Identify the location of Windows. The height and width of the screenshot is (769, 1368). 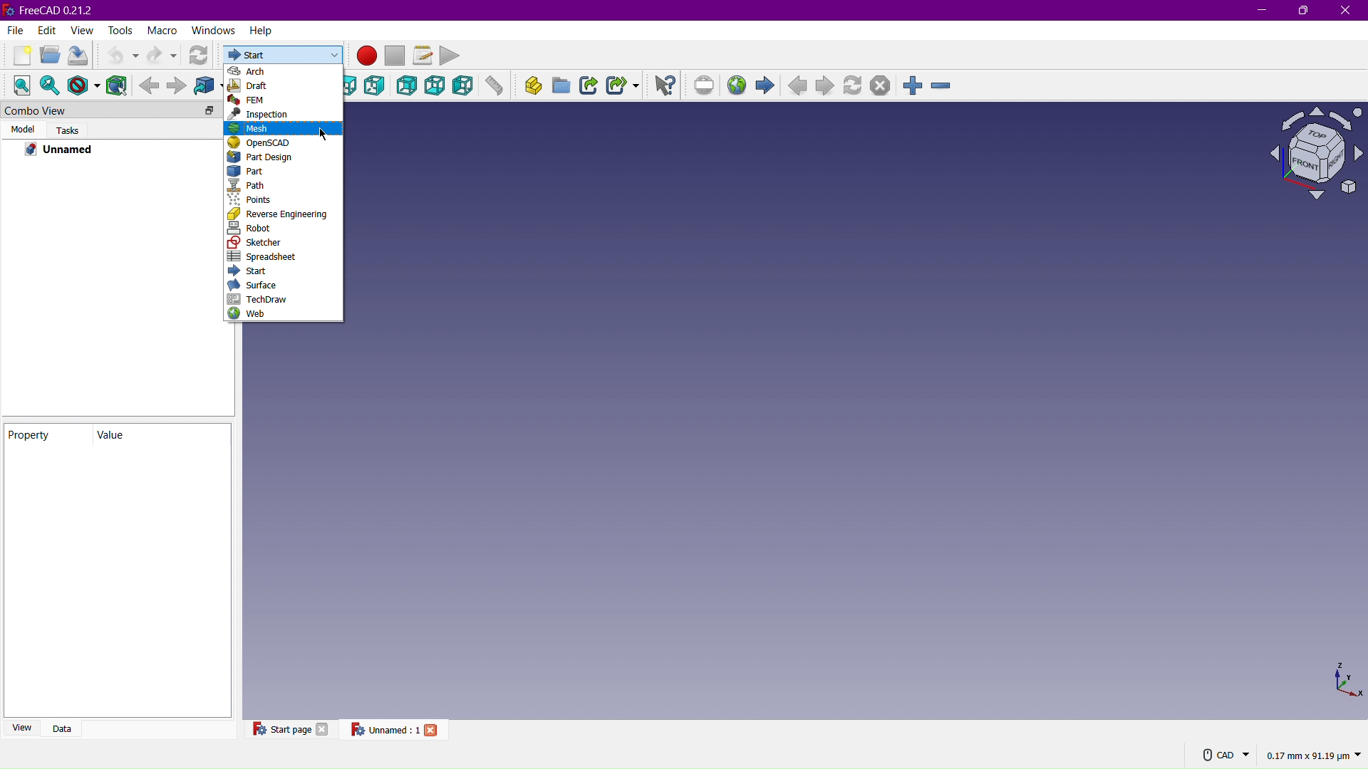
(213, 31).